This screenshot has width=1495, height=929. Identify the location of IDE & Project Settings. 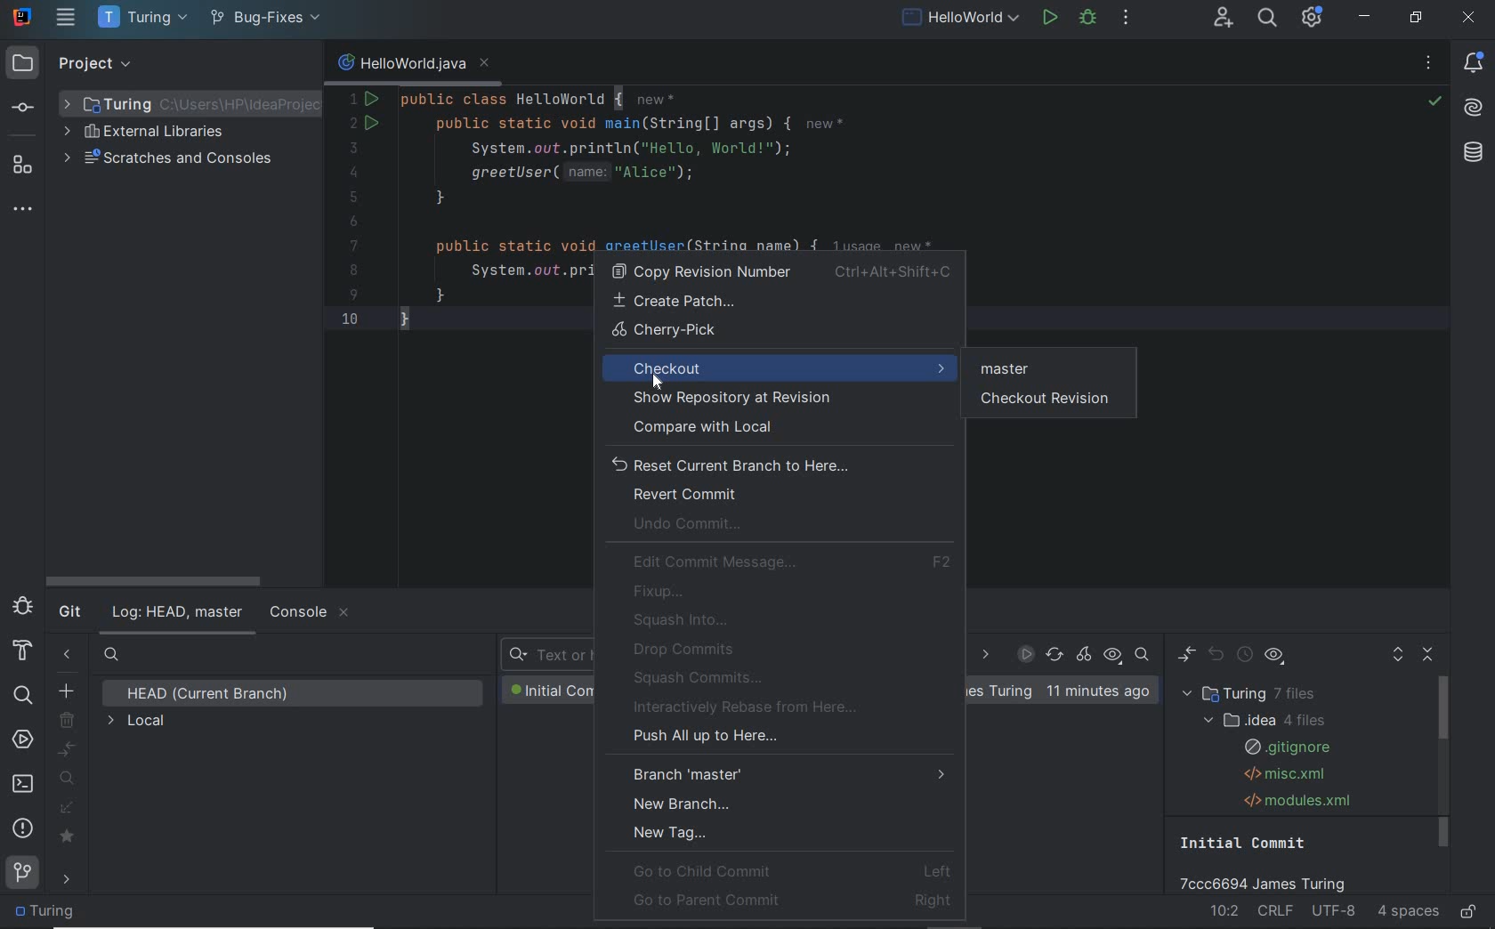
(1313, 19).